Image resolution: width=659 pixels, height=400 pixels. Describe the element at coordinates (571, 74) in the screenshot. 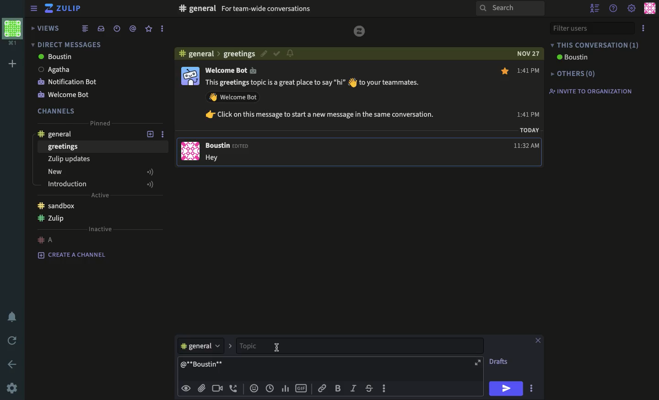

I see `others(0)` at that location.